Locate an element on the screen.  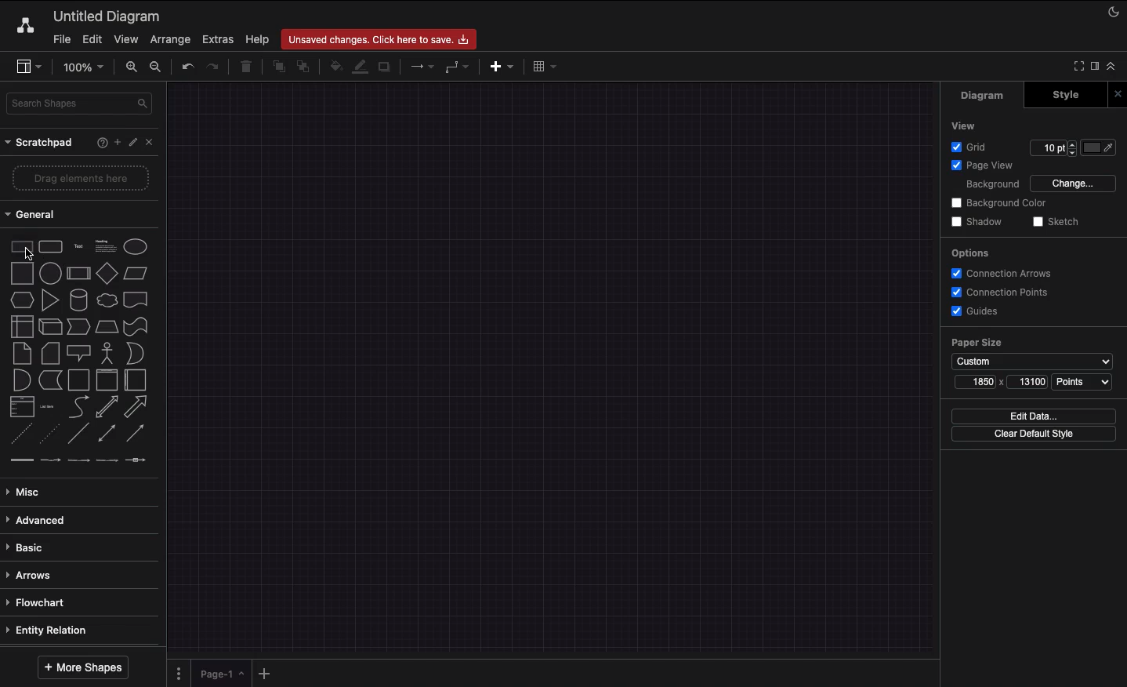
Night mode on is located at coordinates (1109, 13).